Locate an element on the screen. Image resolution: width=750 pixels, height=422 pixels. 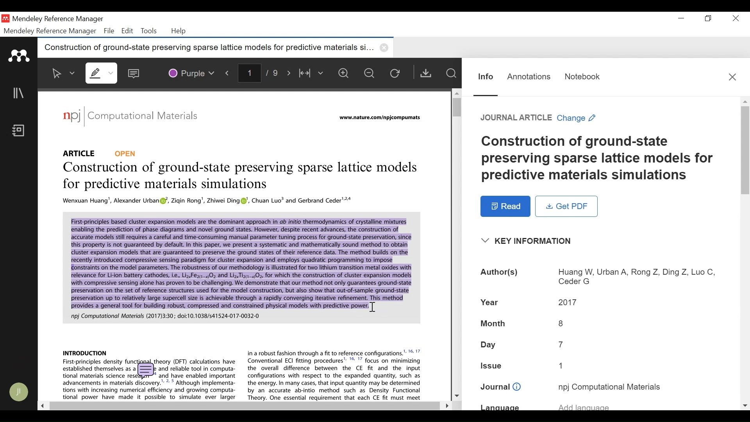
Mendeley Reference Manager is located at coordinates (50, 31).